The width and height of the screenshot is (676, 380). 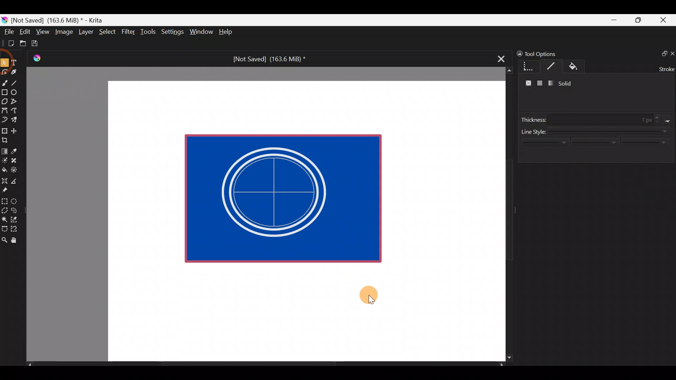 What do you see at coordinates (540, 84) in the screenshot?
I see `Solid color fill` at bounding box center [540, 84].